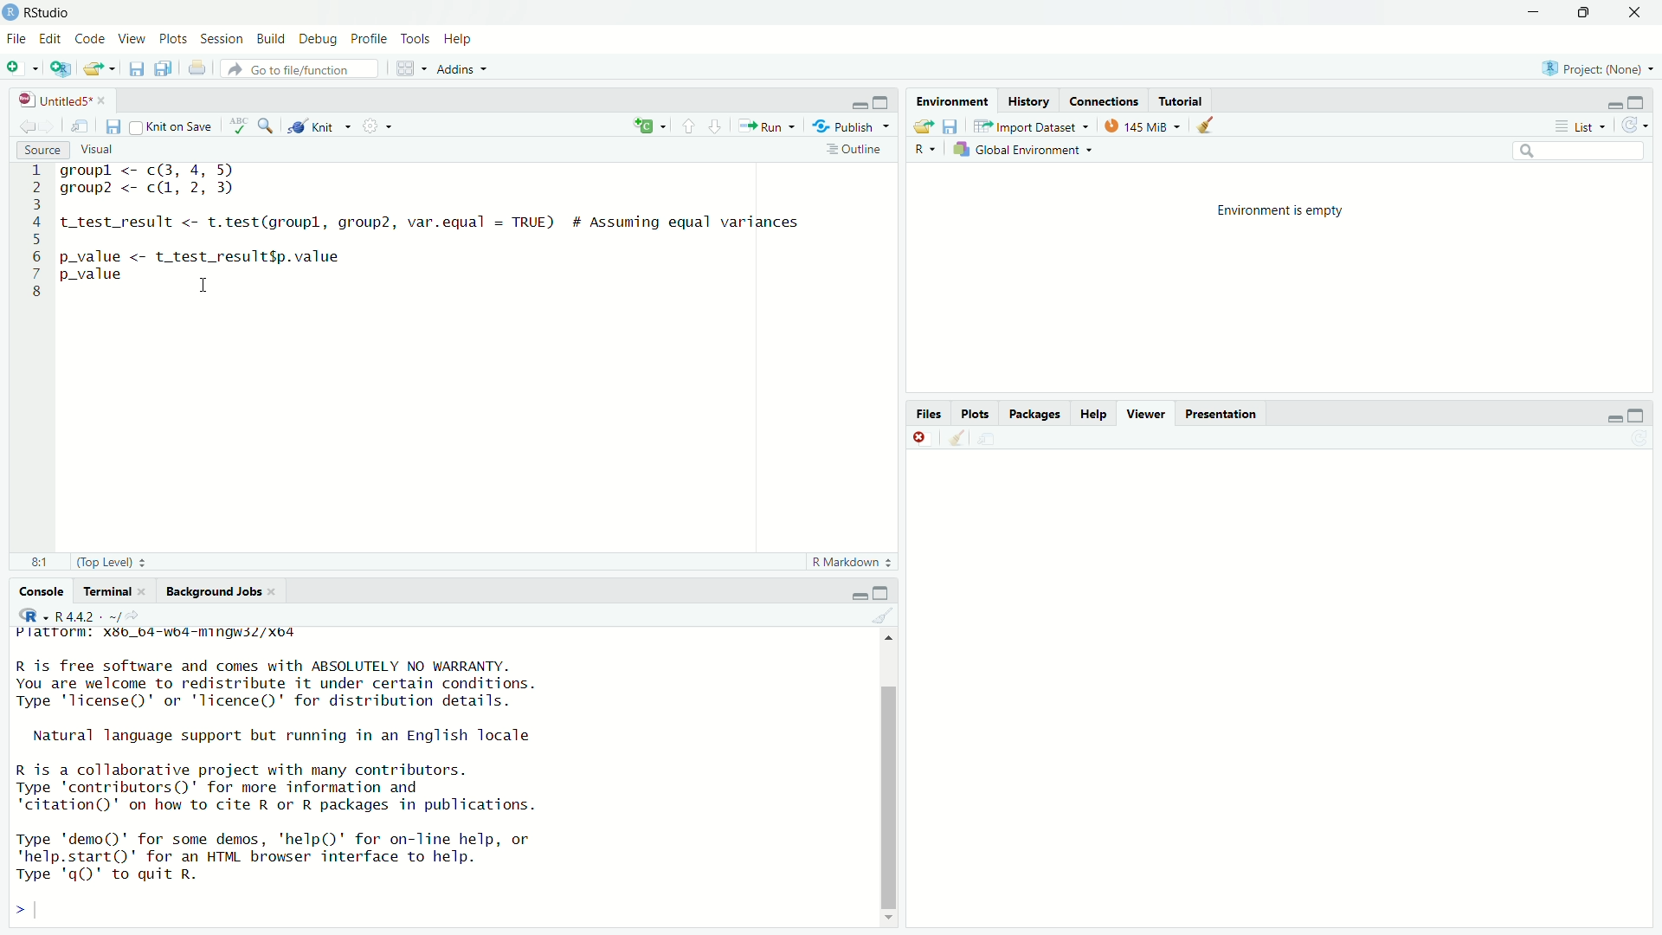 This screenshot has width=1662, height=935. What do you see at coordinates (860, 592) in the screenshot?
I see `minimise` at bounding box center [860, 592].